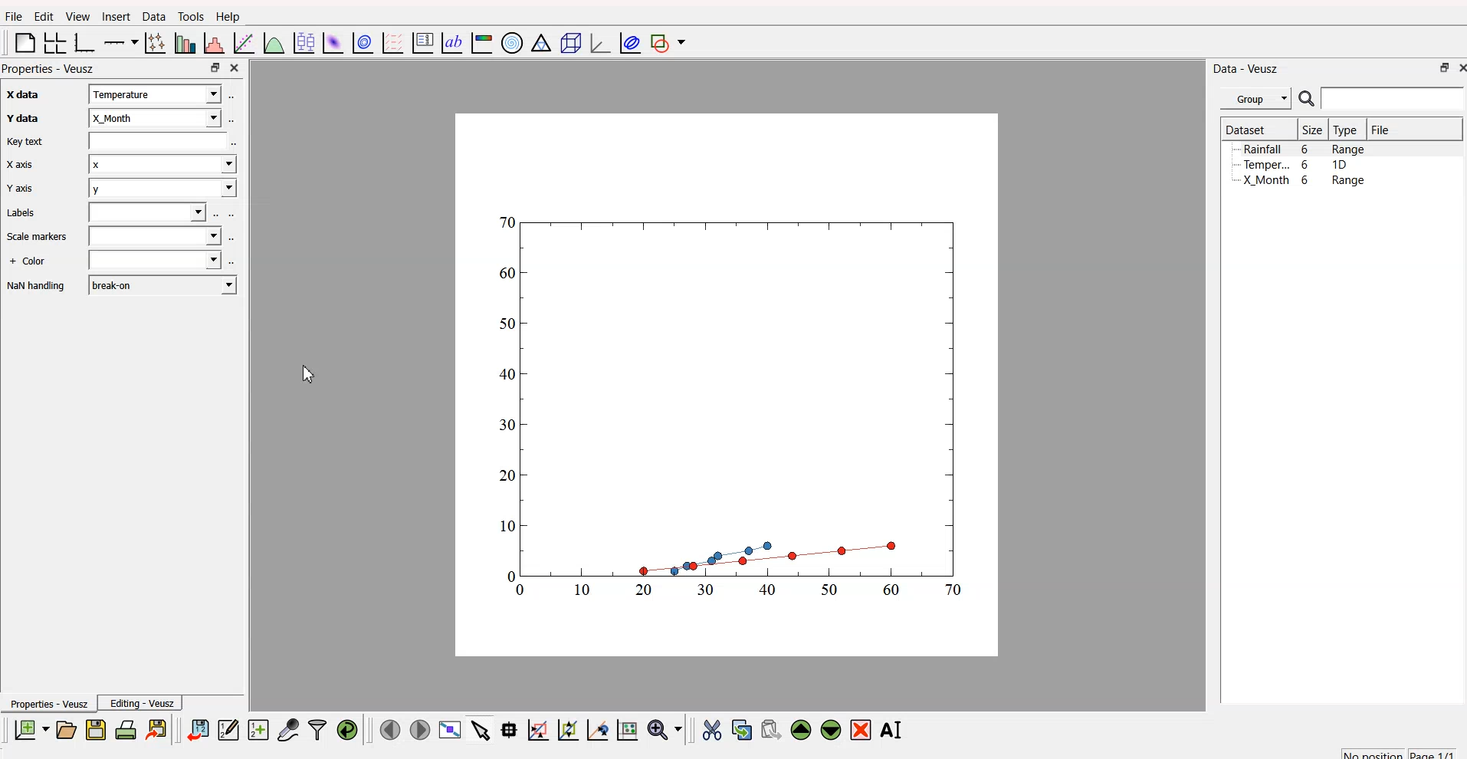  What do you see at coordinates (161, 115) in the screenshot?
I see `x_month` at bounding box center [161, 115].